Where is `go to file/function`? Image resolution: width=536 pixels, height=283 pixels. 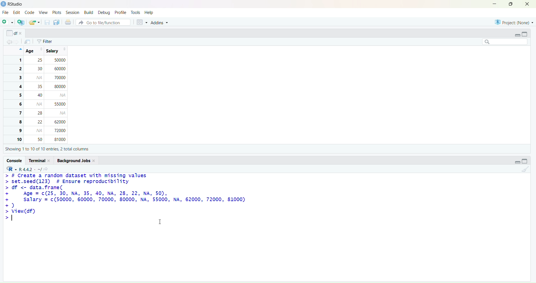
go to file/function is located at coordinates (103, 23).